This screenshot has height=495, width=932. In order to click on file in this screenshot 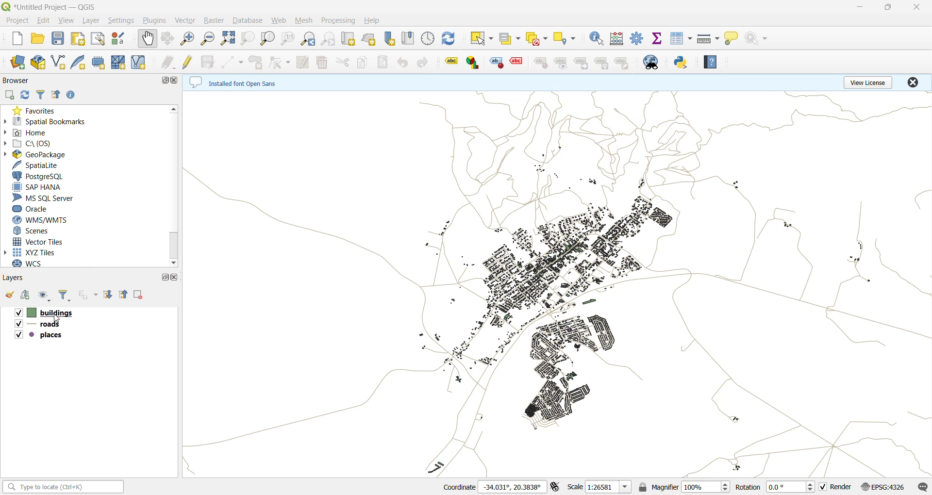, I will do `click(19, 22)`.